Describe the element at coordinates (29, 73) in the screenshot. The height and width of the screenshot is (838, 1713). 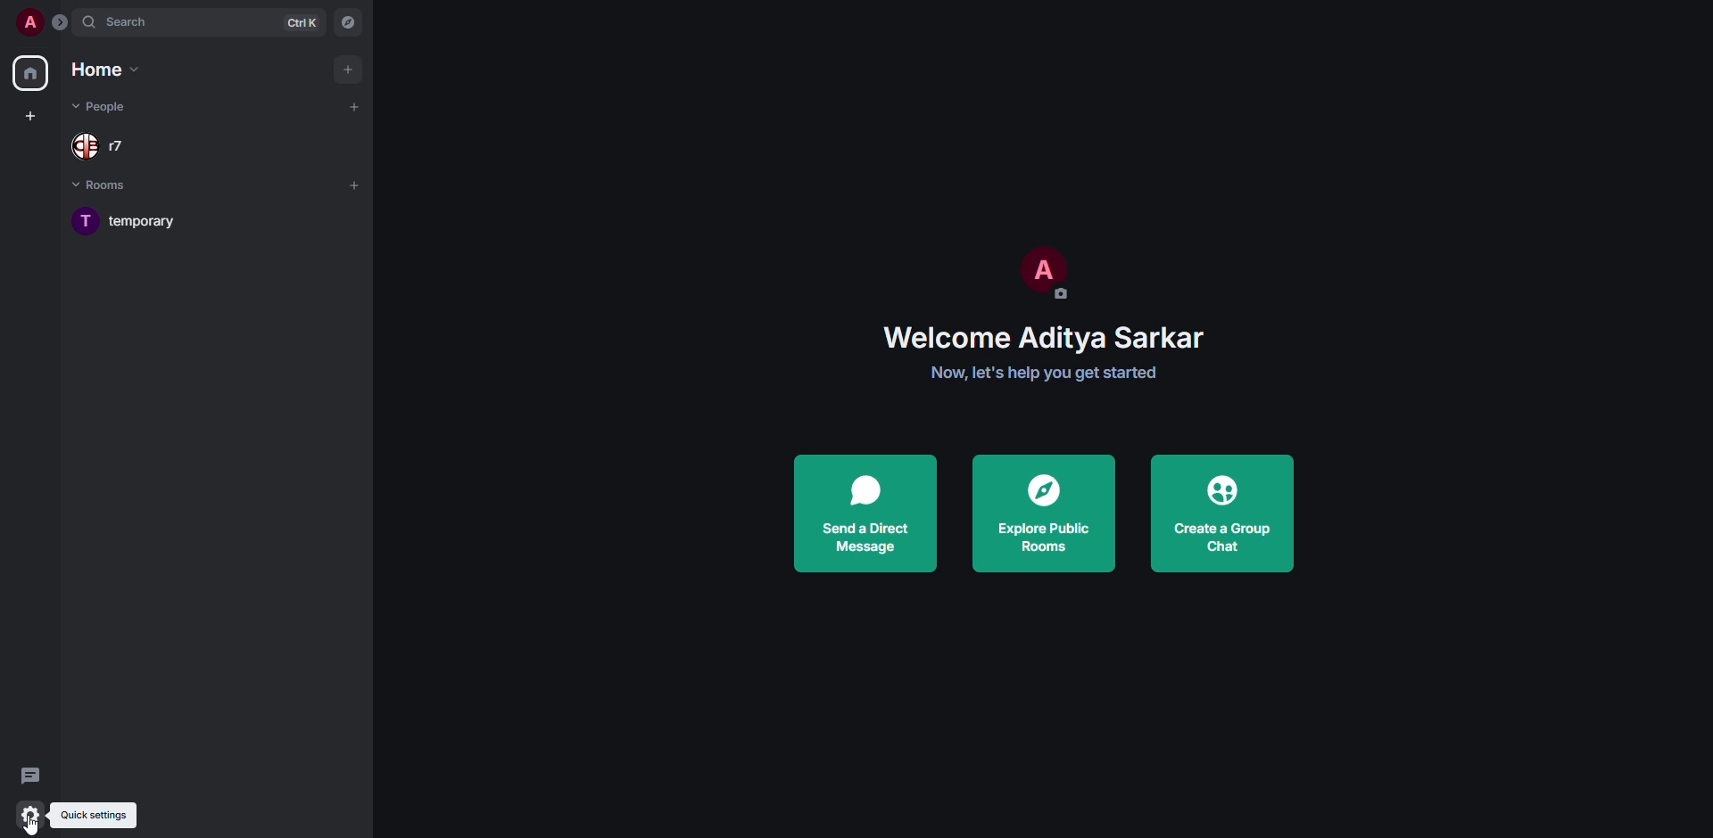
I see `home` at that location.